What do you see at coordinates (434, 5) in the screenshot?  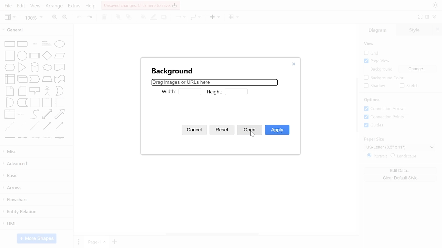 I see `appearance` at bounding box center [434, 5].